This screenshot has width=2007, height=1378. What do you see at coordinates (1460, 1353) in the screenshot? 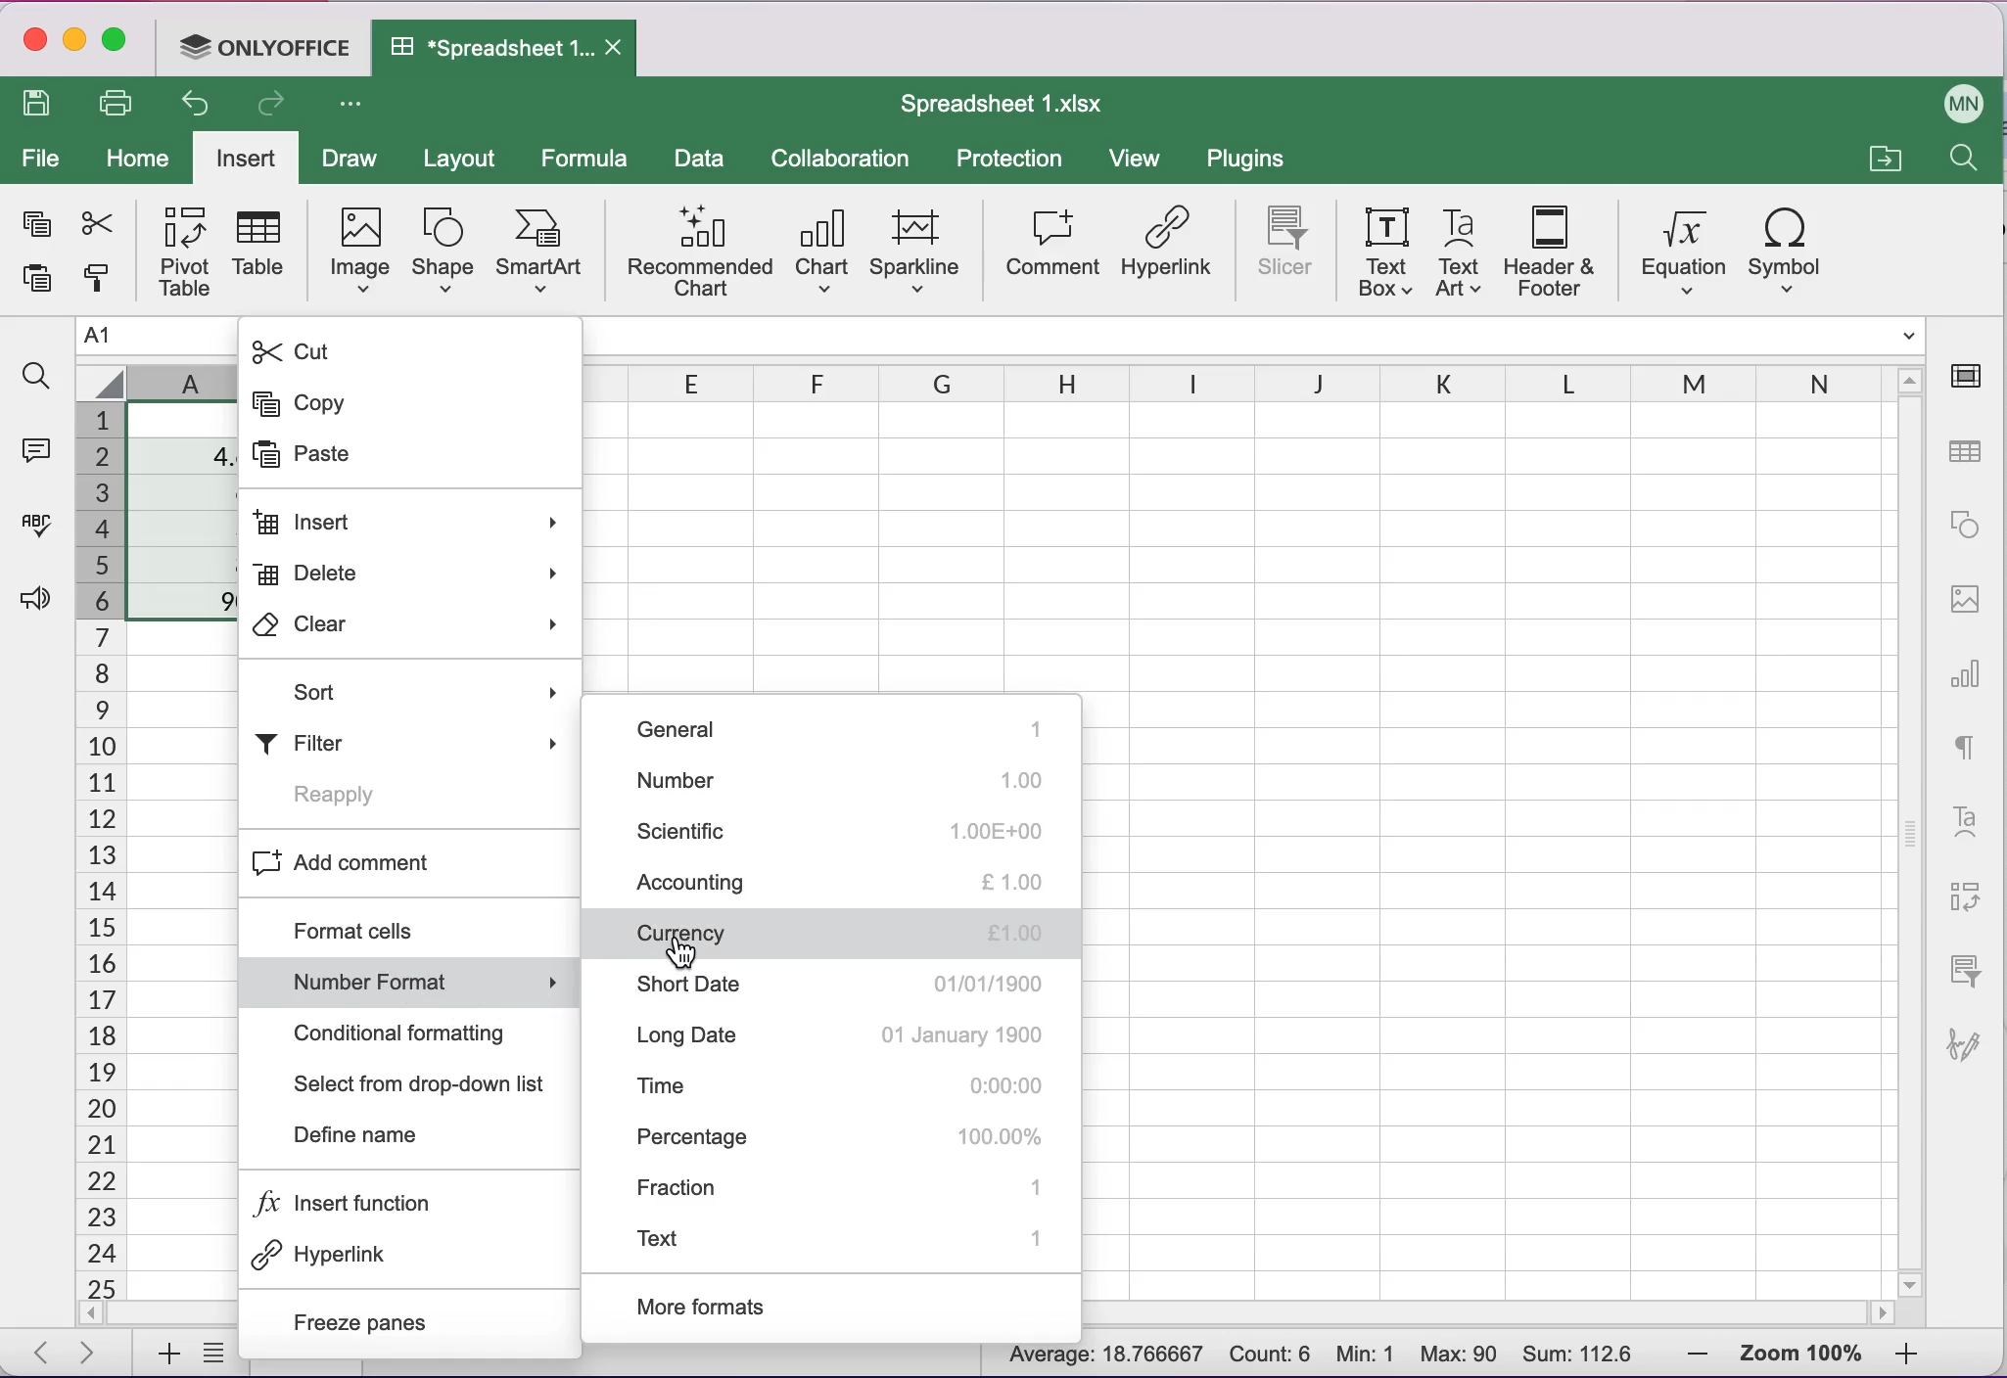
I see `Max: 90` at bounding box center [1460, 1353].